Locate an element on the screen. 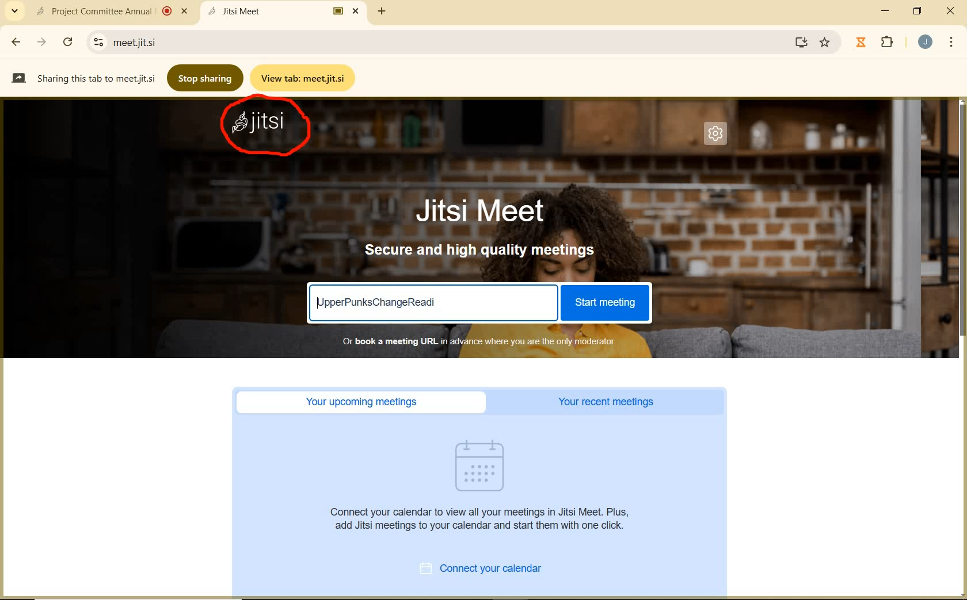 This screenshot has height=600, width=967. meet.jit.si is located at coordinates (182, 42).